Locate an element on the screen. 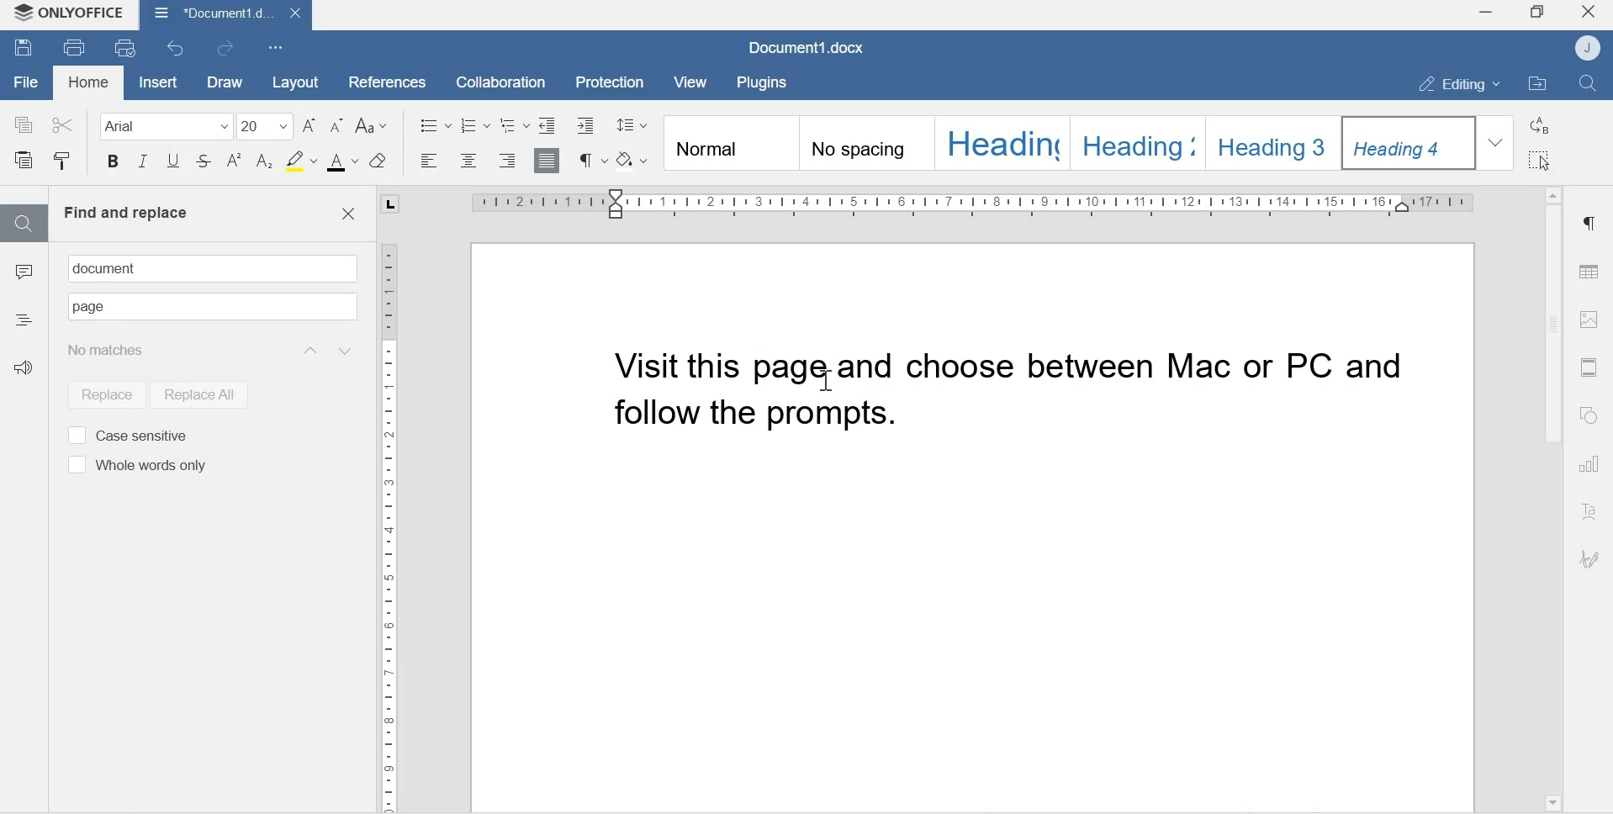 The image size is (1613, 814). Visit this is located at coordinates (680, 365).